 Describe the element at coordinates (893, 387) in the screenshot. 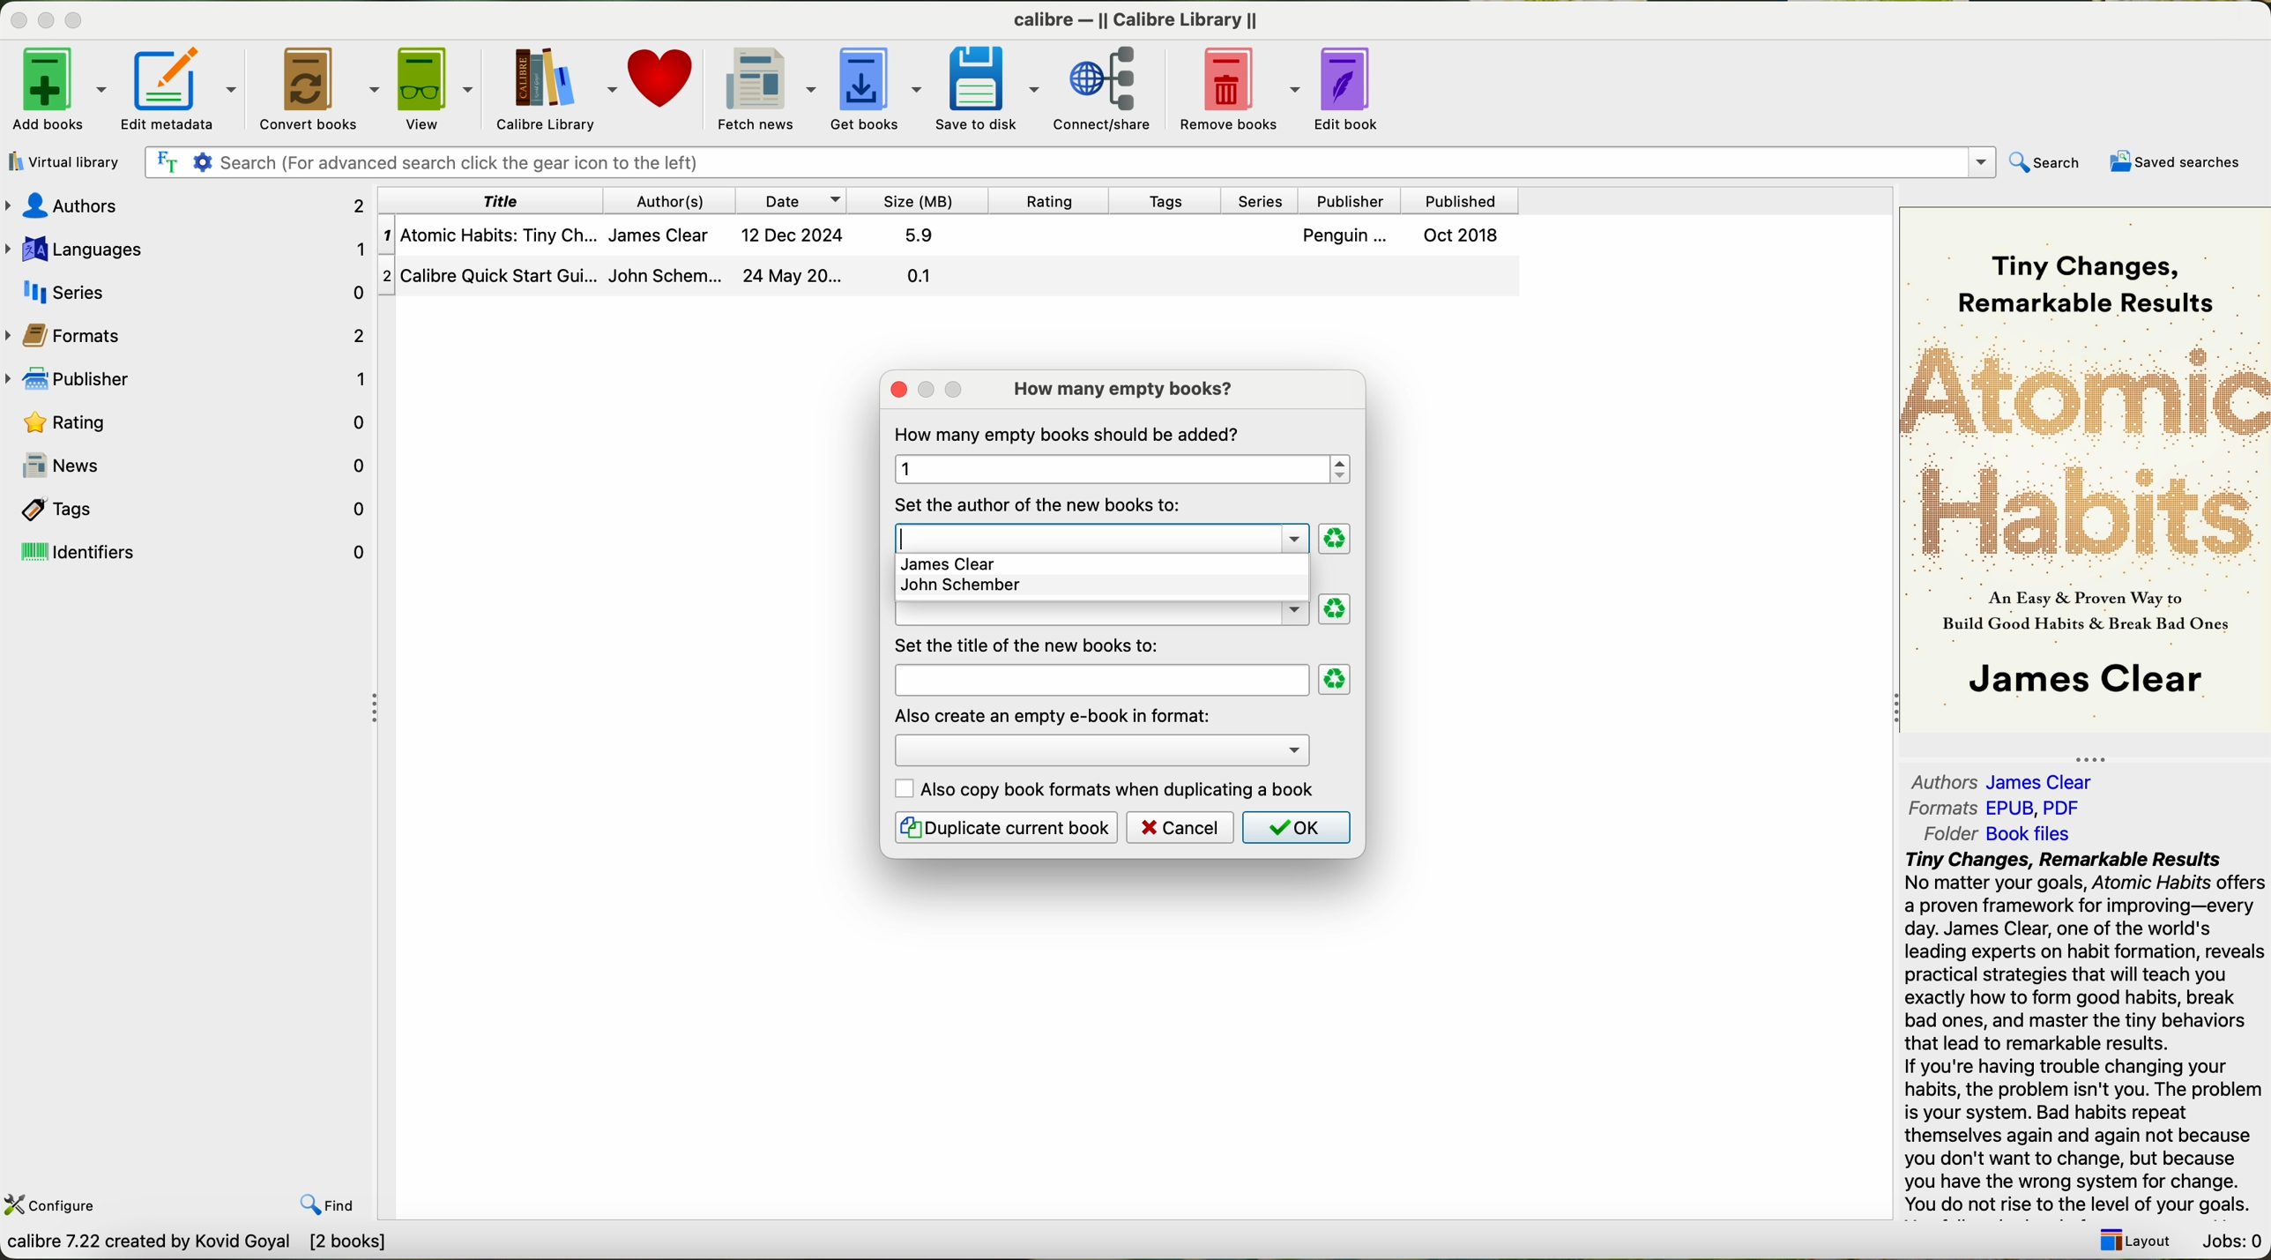

I see `close popup` at that location.